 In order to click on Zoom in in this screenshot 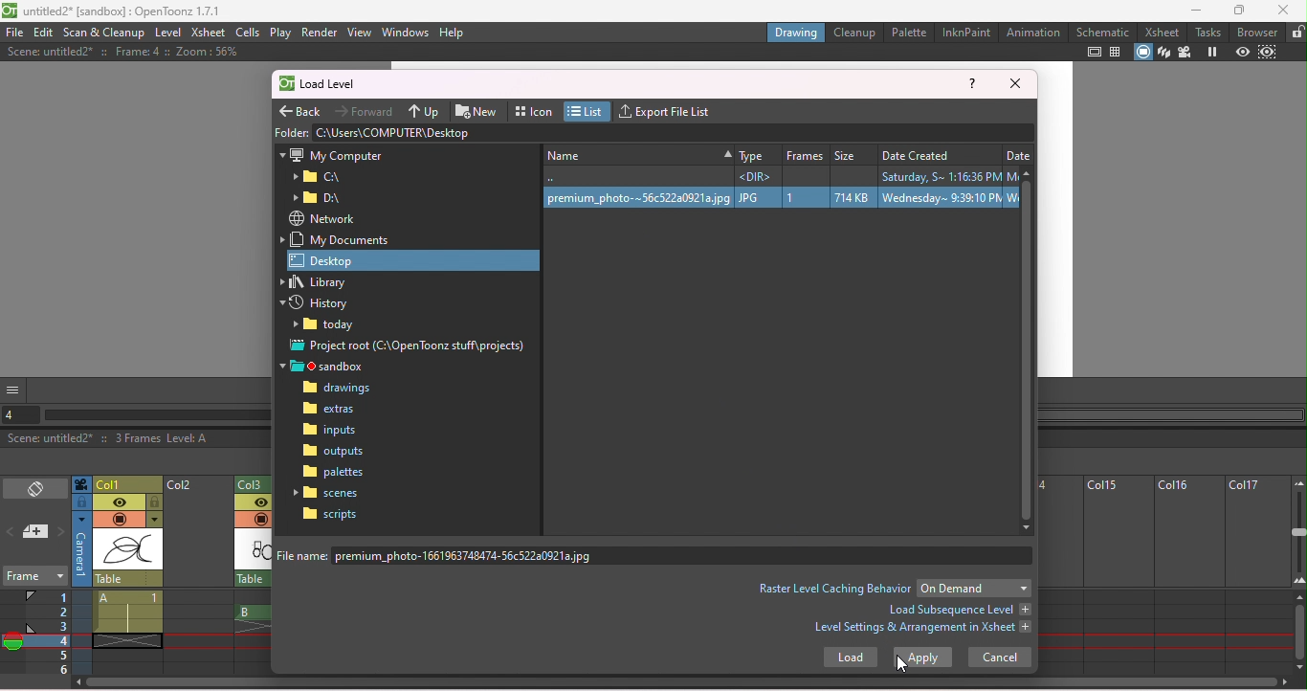, I will do `click(1298, 584)`.